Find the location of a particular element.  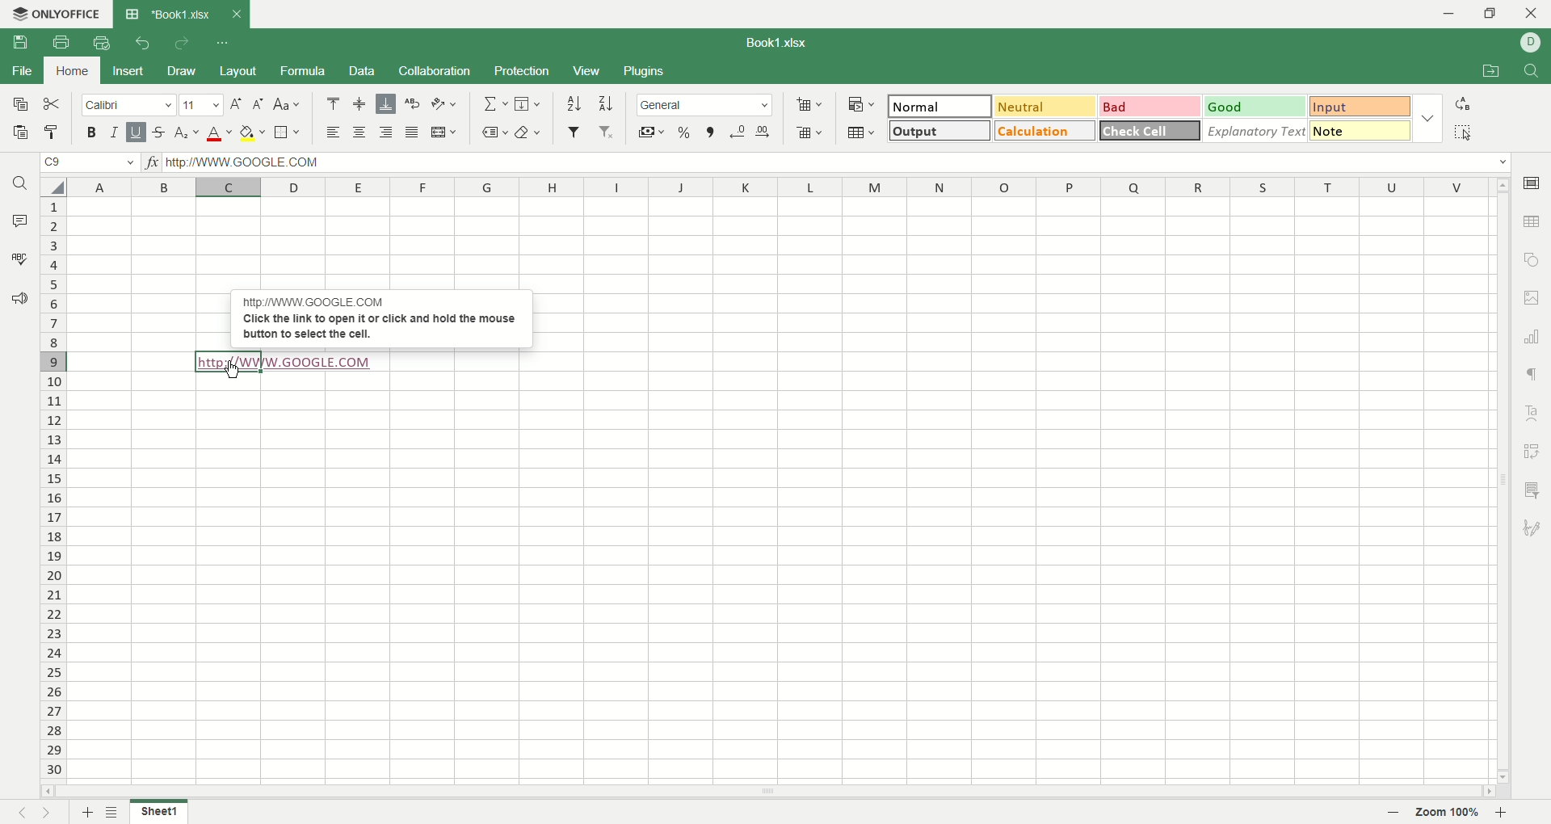

text art settings is located at coordinates (1532, 408).